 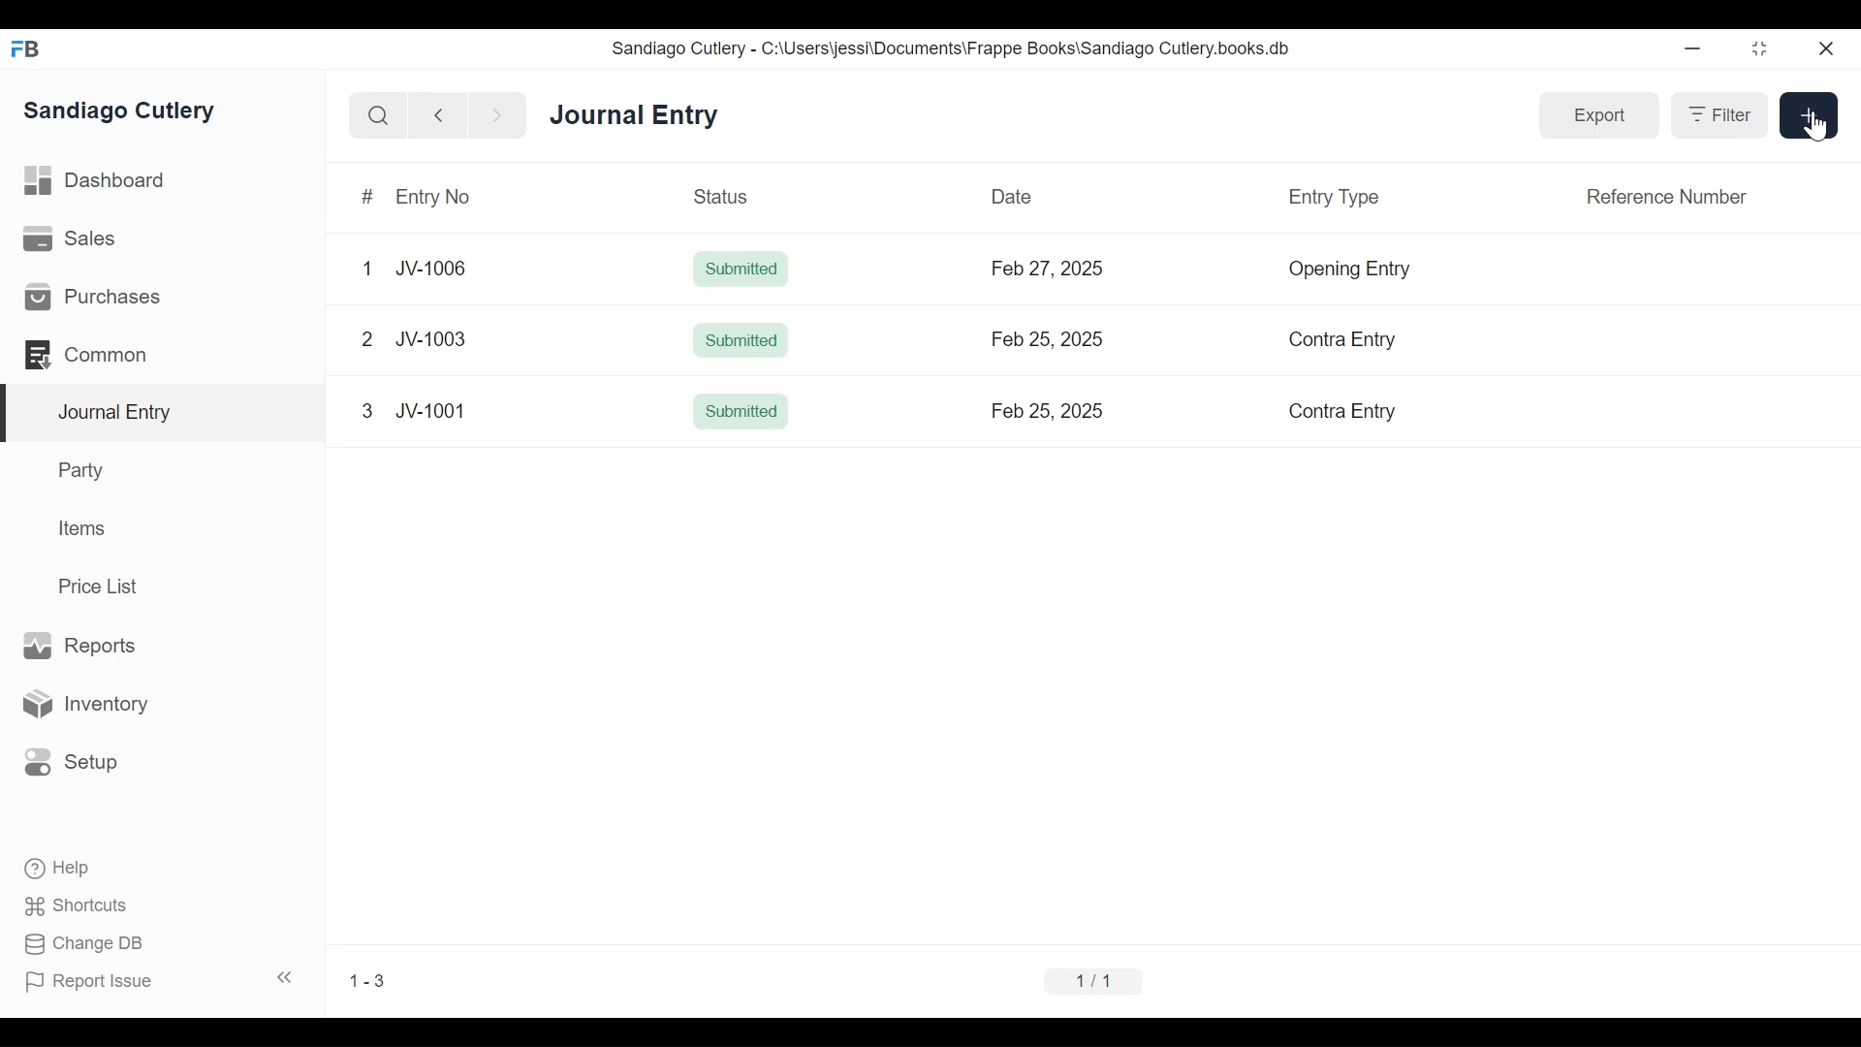 What do you see at coordinates (375, 112) in the screenshot?
I see `search ` at bounding box center [375, 112].